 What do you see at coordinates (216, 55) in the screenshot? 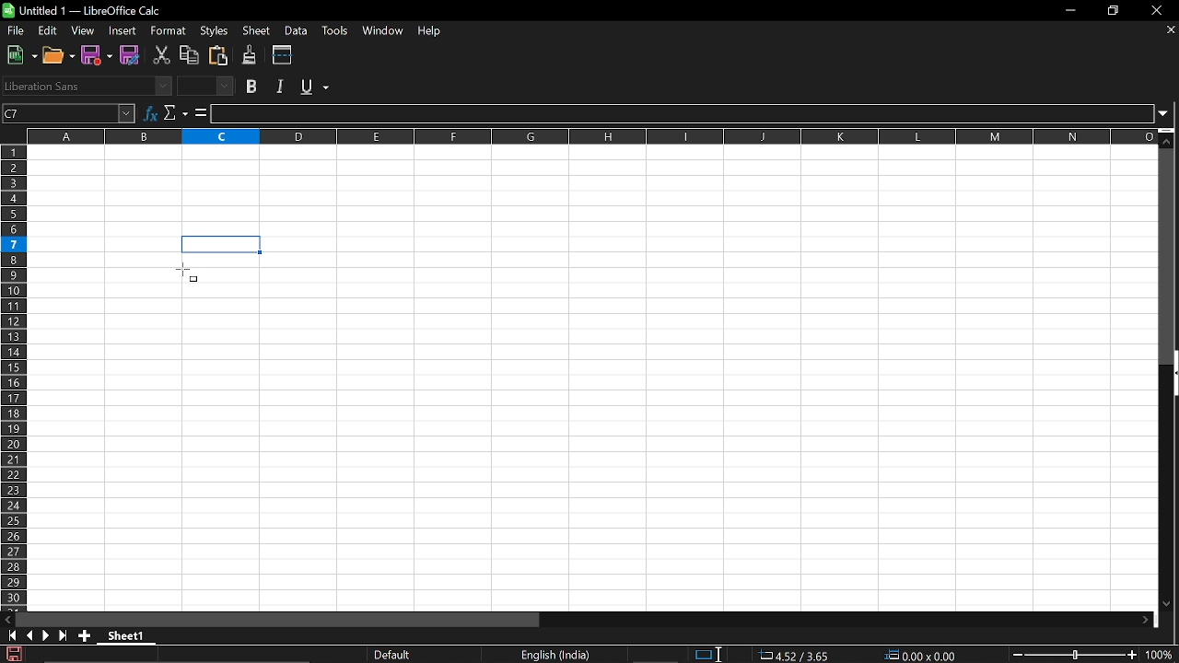
I see `Paste` at bounding box center [216, 55].